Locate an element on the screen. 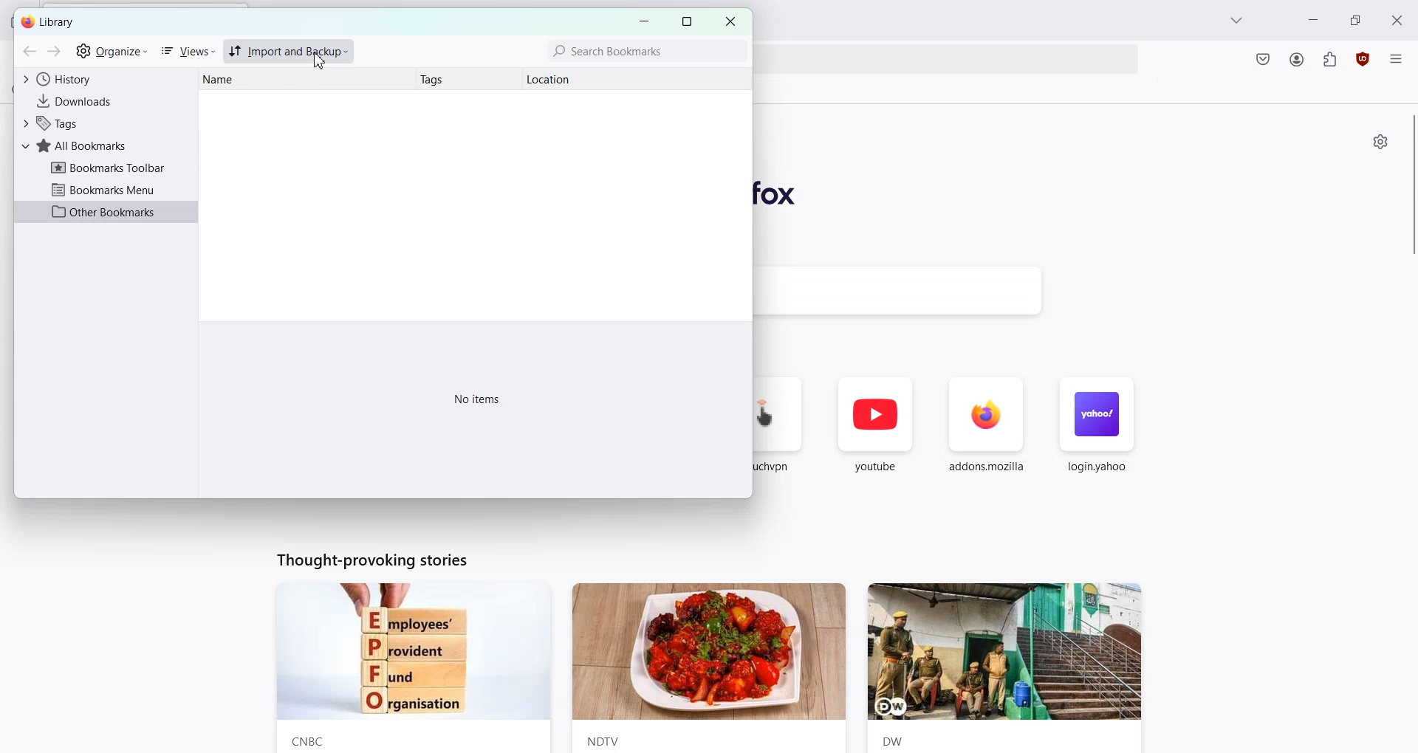 This screenshot has width=1418, height=753. Text is located at coordinates (49, 22).